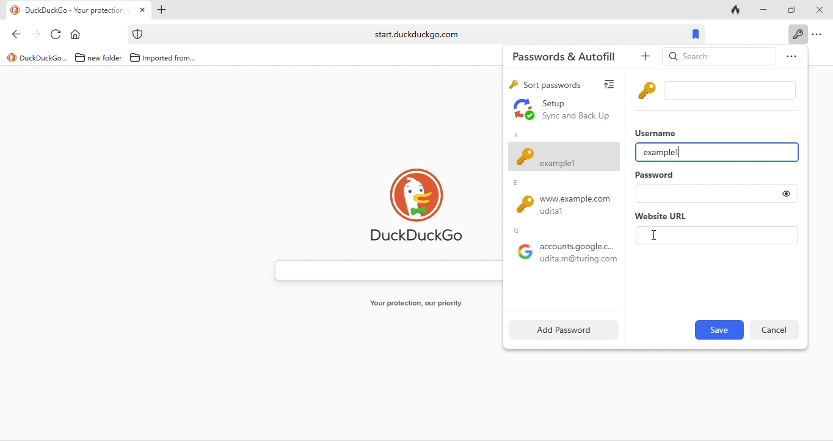 The height and width of the screenshot is (441, 833). I want to click on example1, so click(661, 151).